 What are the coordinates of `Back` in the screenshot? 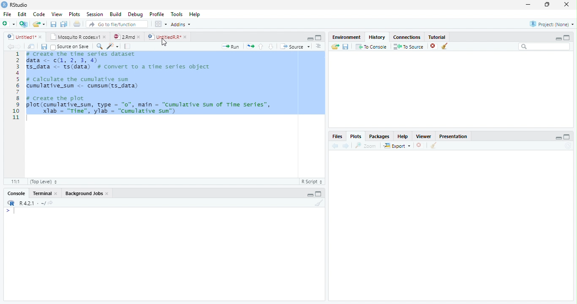 It's located at (334, 146).